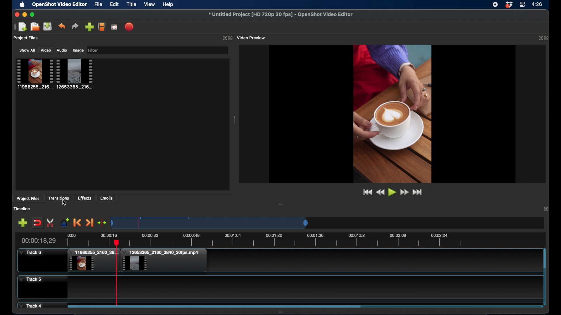 This screenshot has height=315, width=561. What do you see at coordinates (46, 50) in the screenshot?
I see `video` at bounding box center [46, 50].